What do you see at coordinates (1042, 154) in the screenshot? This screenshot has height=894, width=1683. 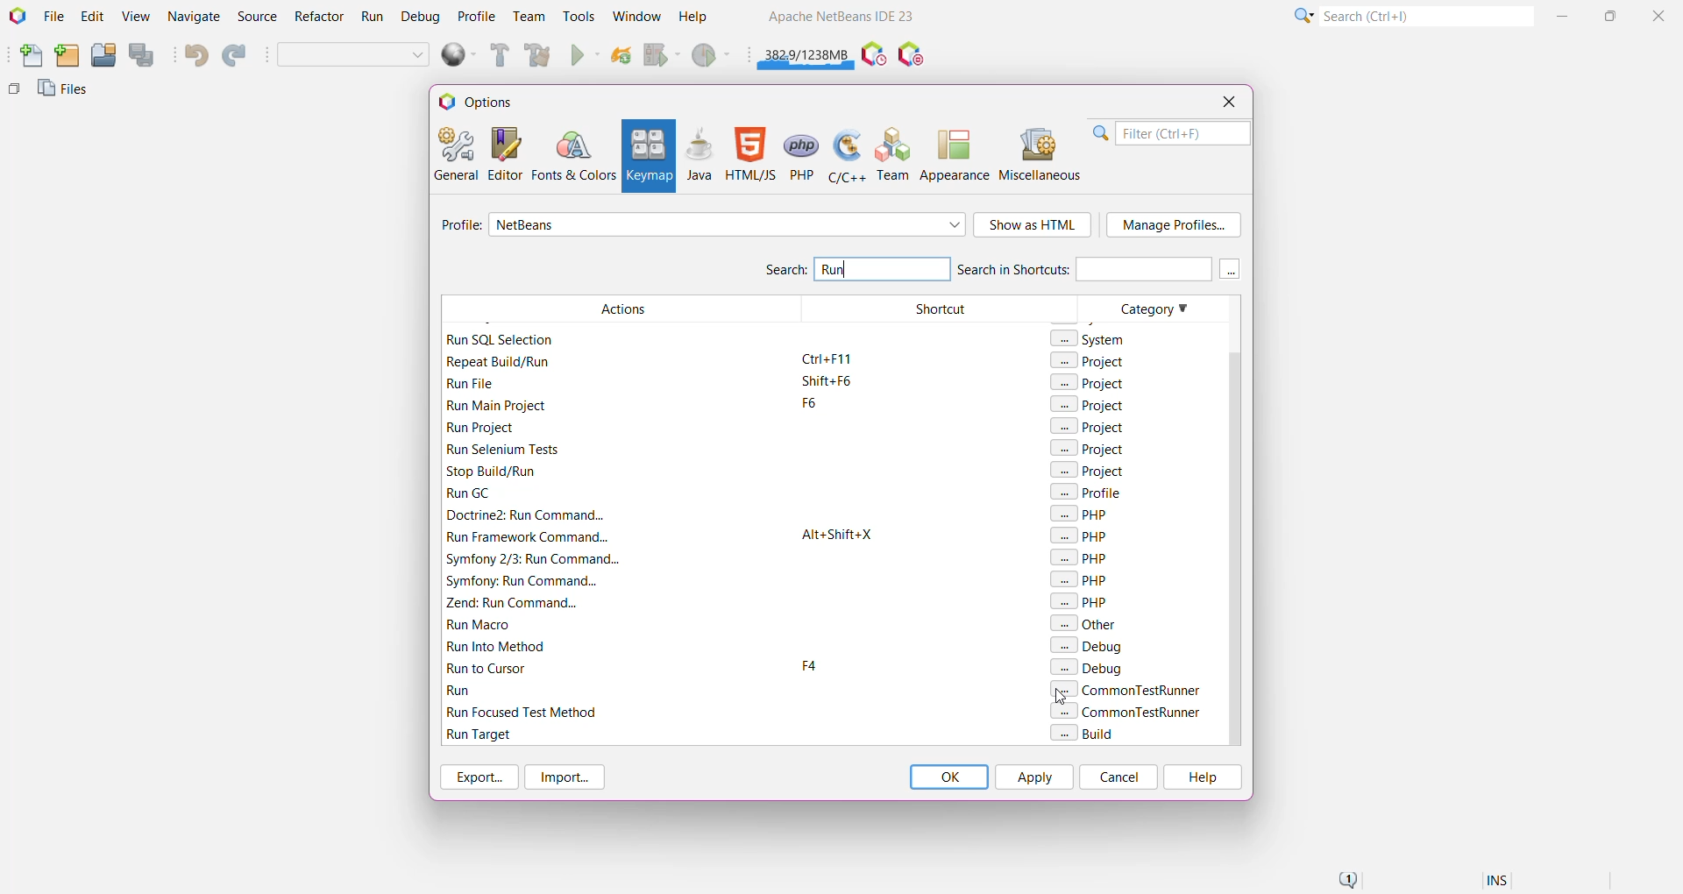 I see `Miscellaneous` at bounding box center [1042, 154].